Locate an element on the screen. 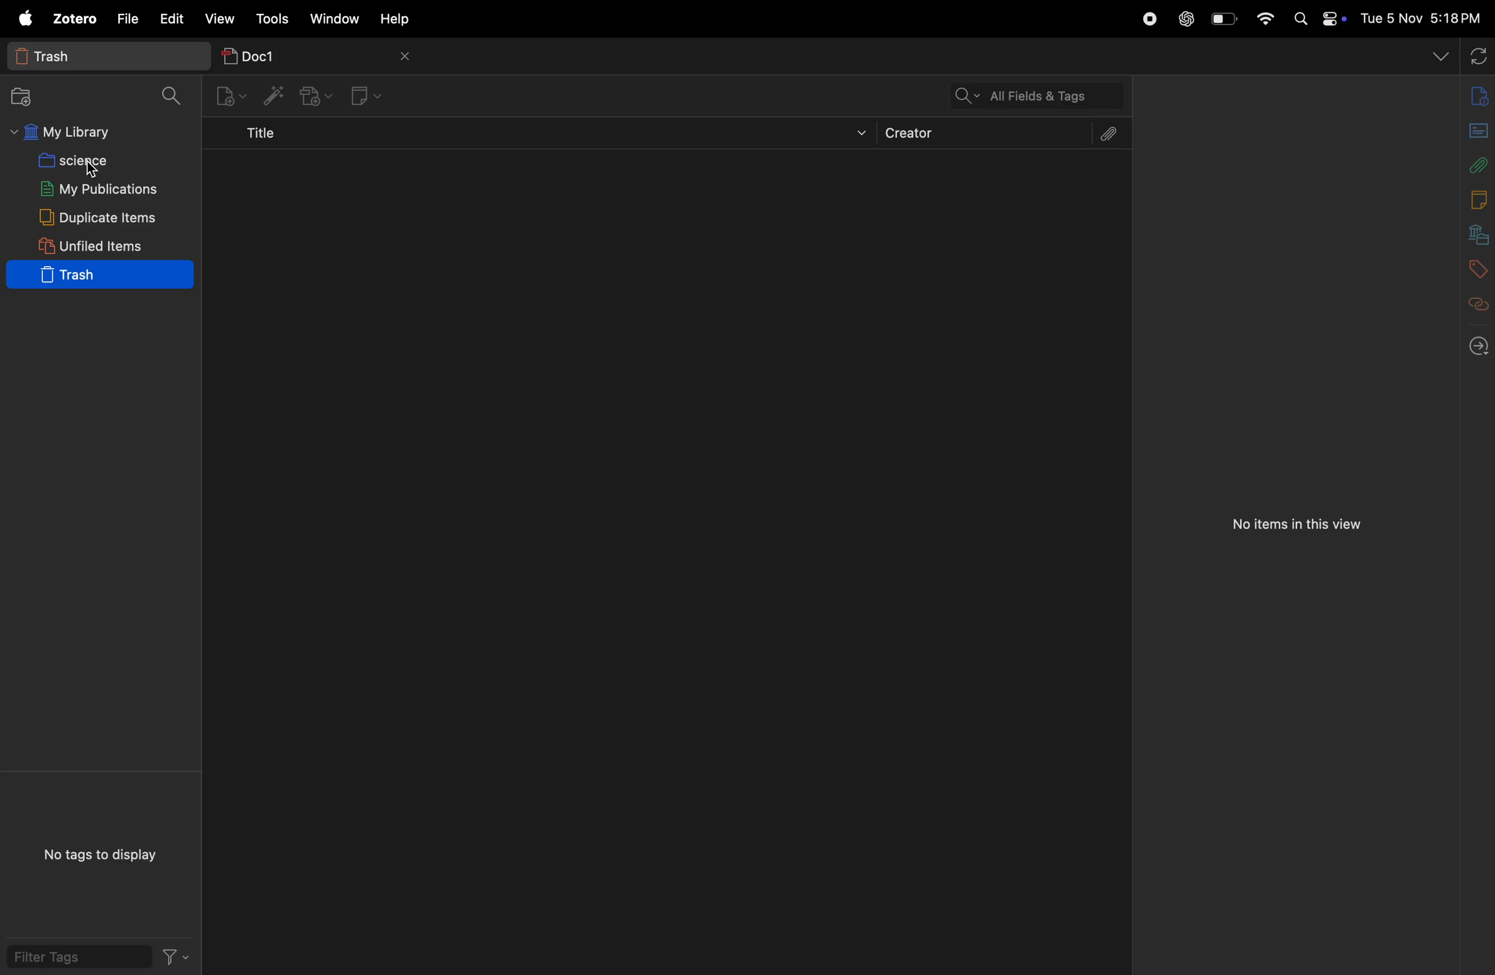  wifi is located at coordinates (1266, 18).